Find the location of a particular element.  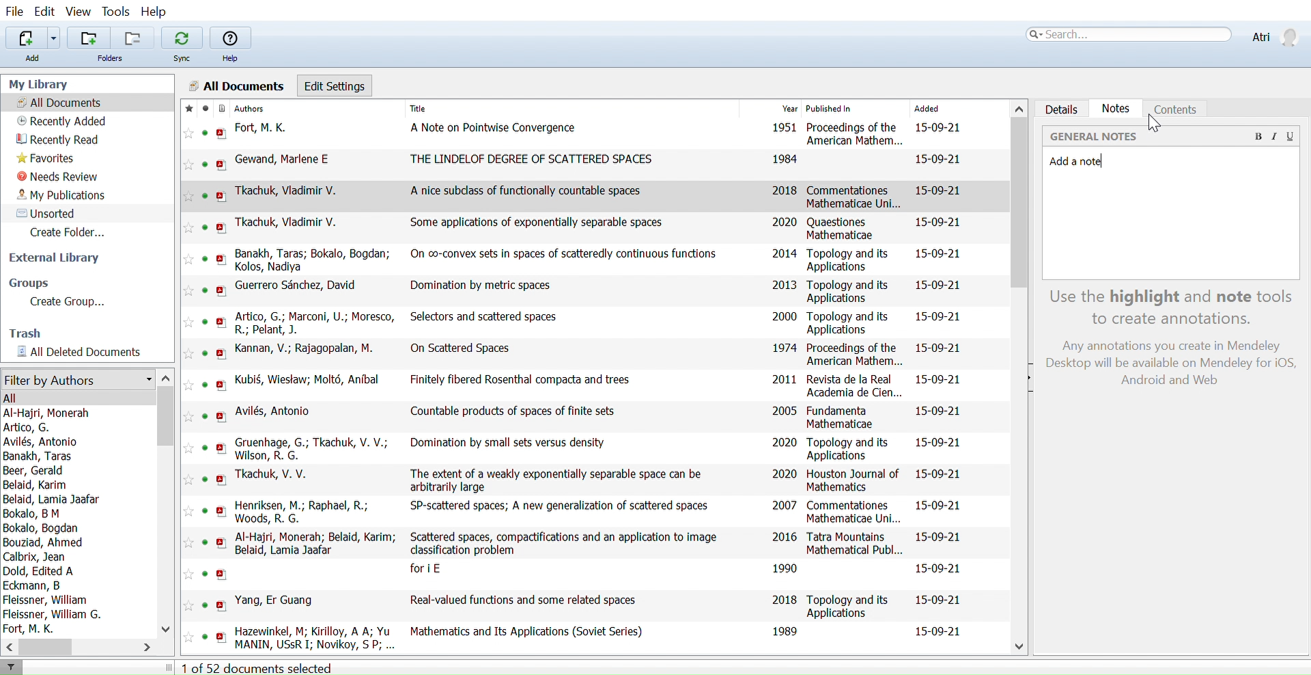

Create Group is located at coordinates (79, 303).